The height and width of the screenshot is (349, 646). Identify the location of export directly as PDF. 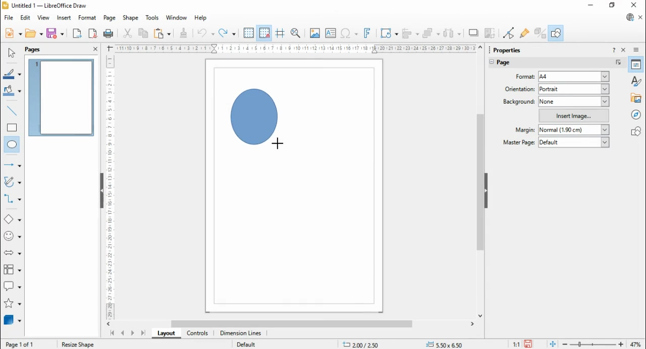
(92, 33).